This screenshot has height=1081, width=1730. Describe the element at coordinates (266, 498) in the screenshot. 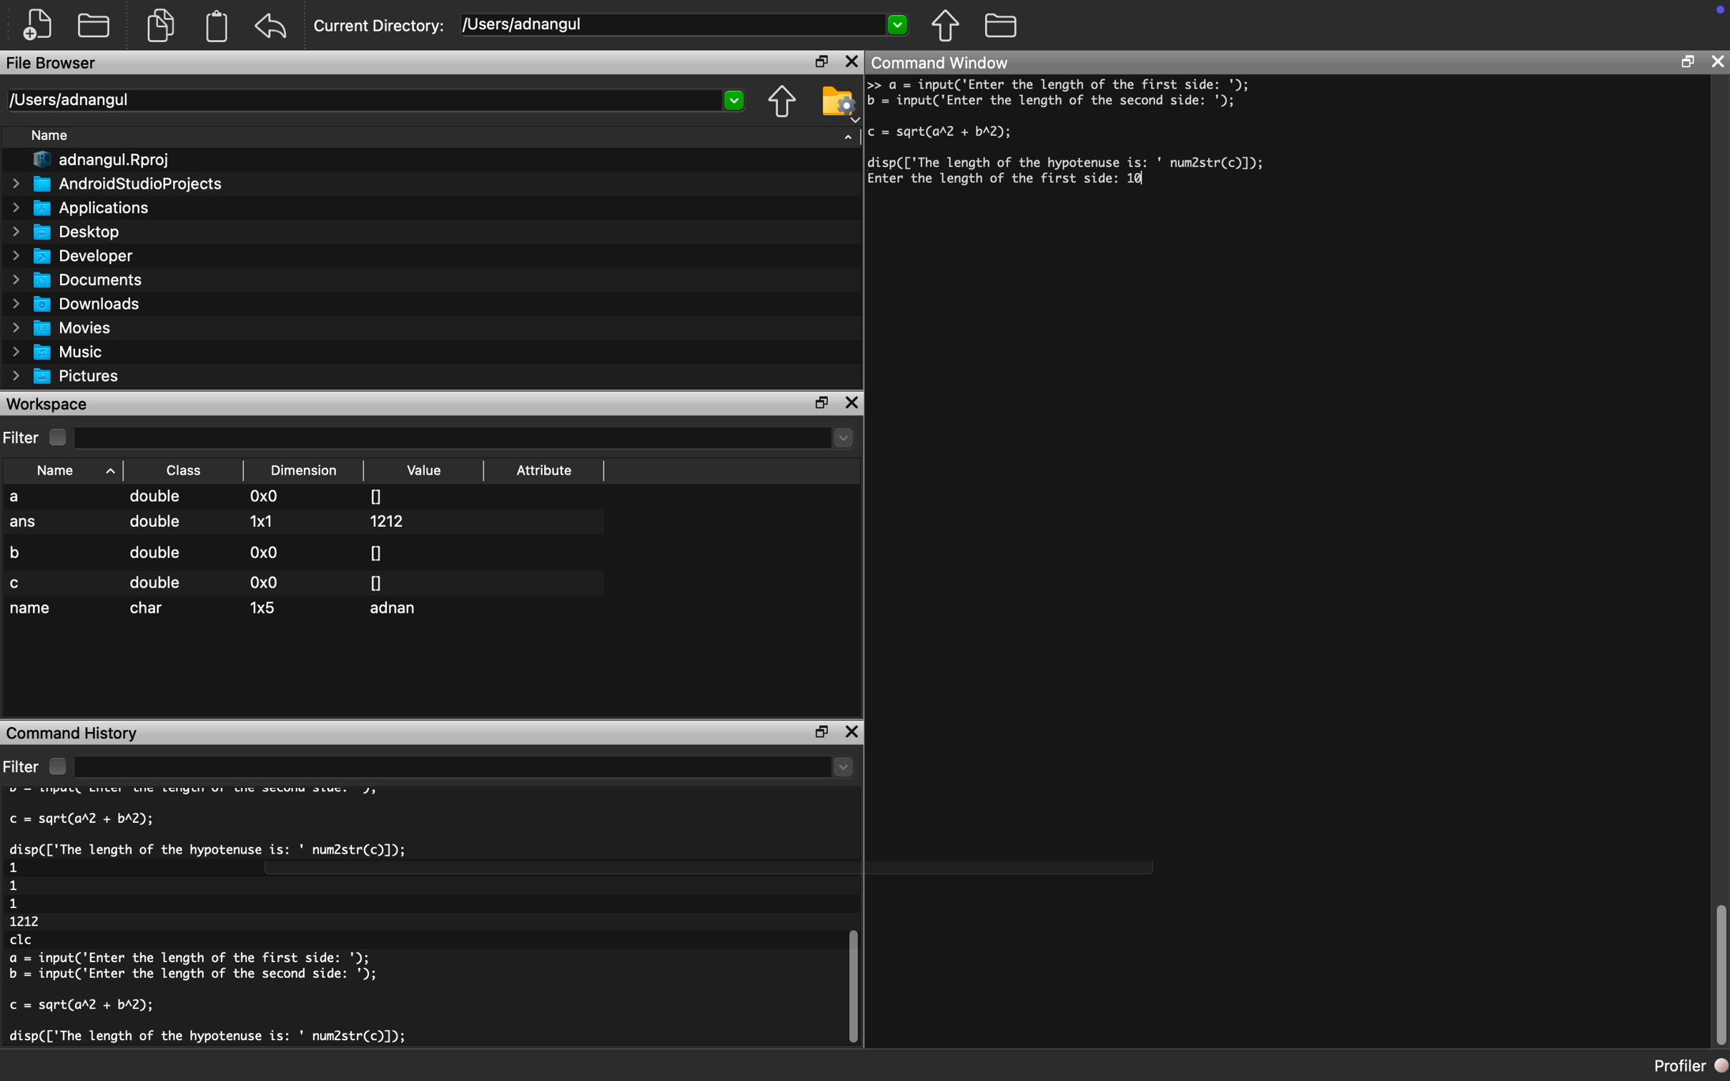

I see `0x0` at that location.